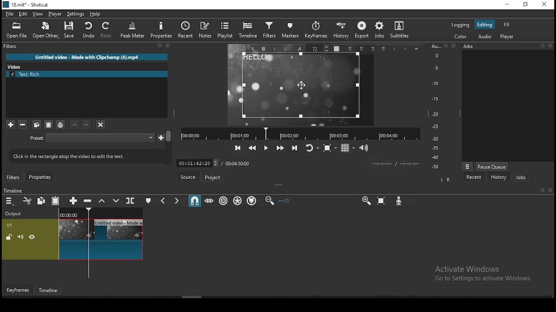 The height and width of the screenshot is (312, 556). Describe the element at coordinates (263, 49) in the screenshot. I see `Bold` at that location.